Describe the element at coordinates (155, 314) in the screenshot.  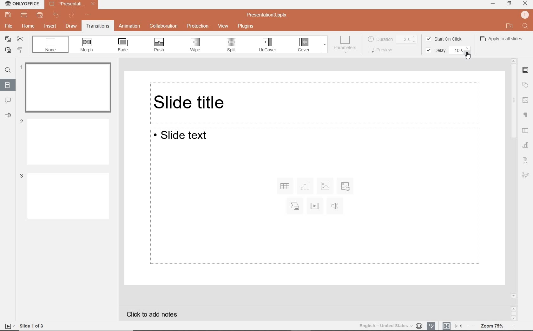
I see `click to add notes` at that location.